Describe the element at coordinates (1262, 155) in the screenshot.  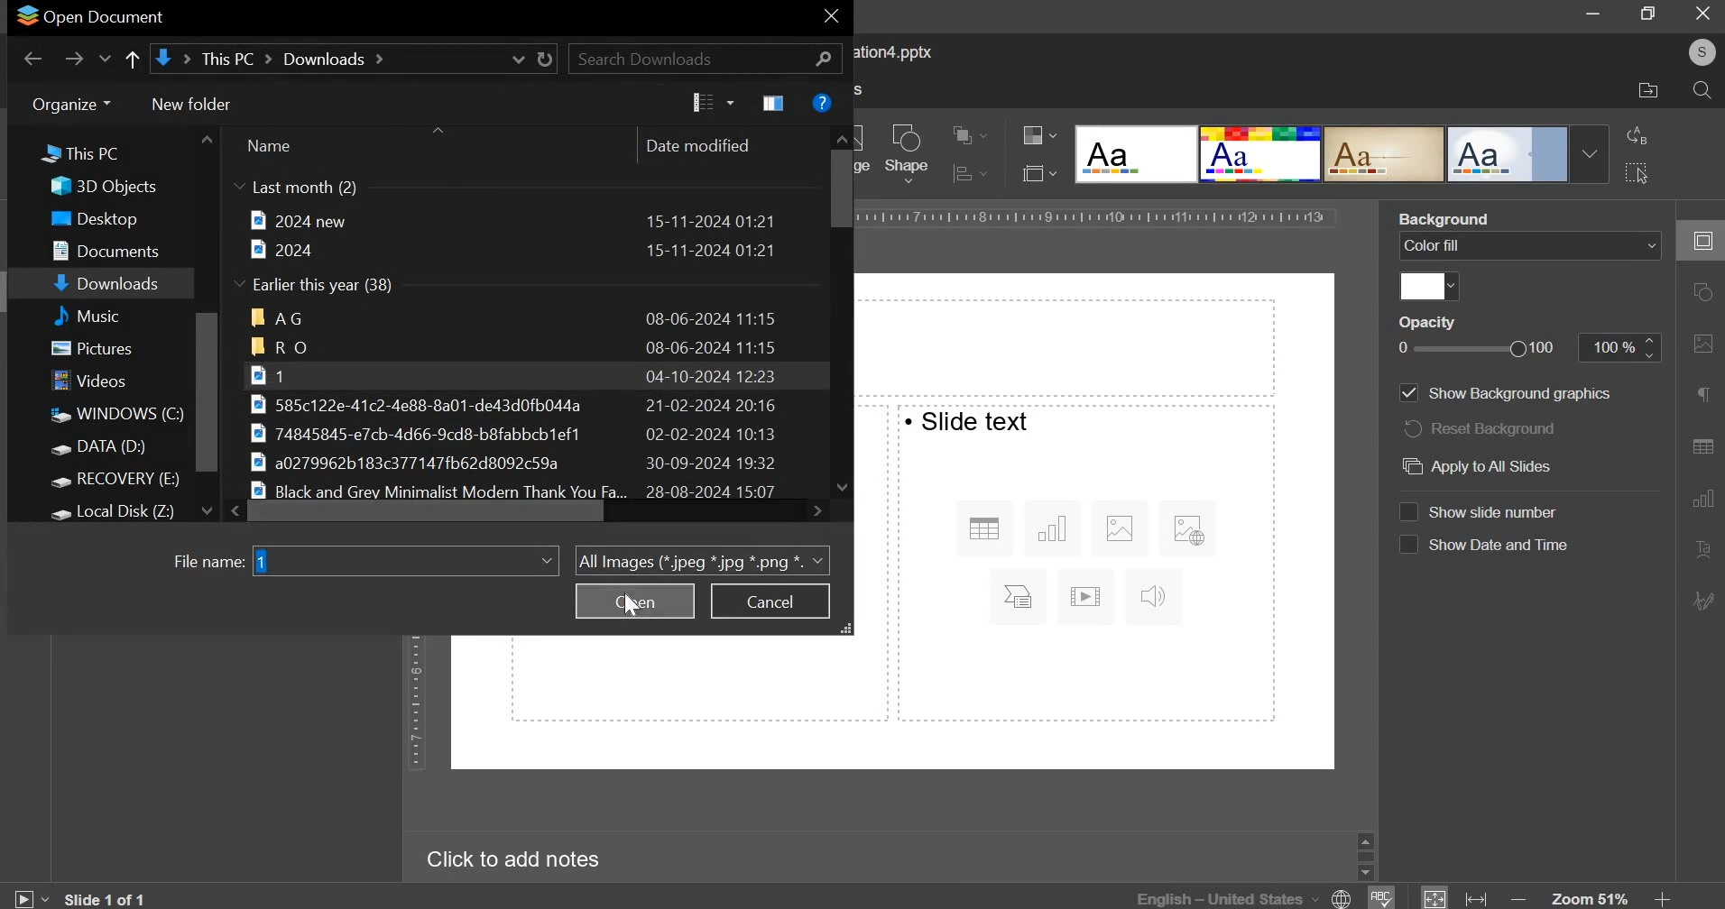
I see `design` at that location.